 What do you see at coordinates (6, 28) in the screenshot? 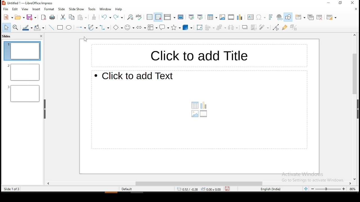
I see `select tool` at bounding box center [6, 28].